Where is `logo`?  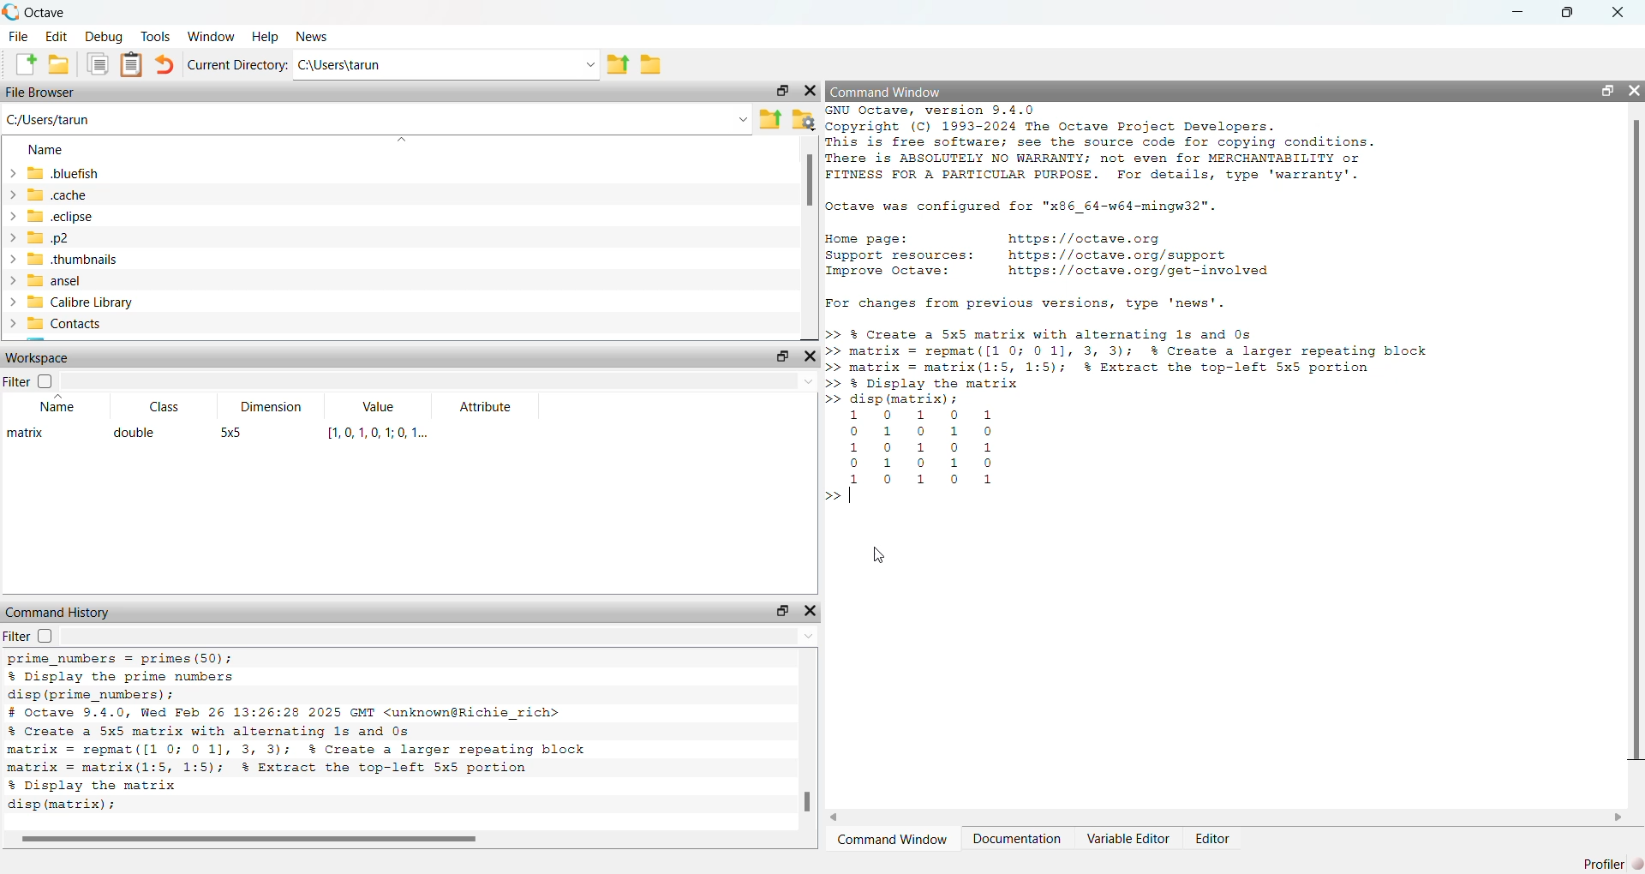
logo is located at coordinates (13, 10).